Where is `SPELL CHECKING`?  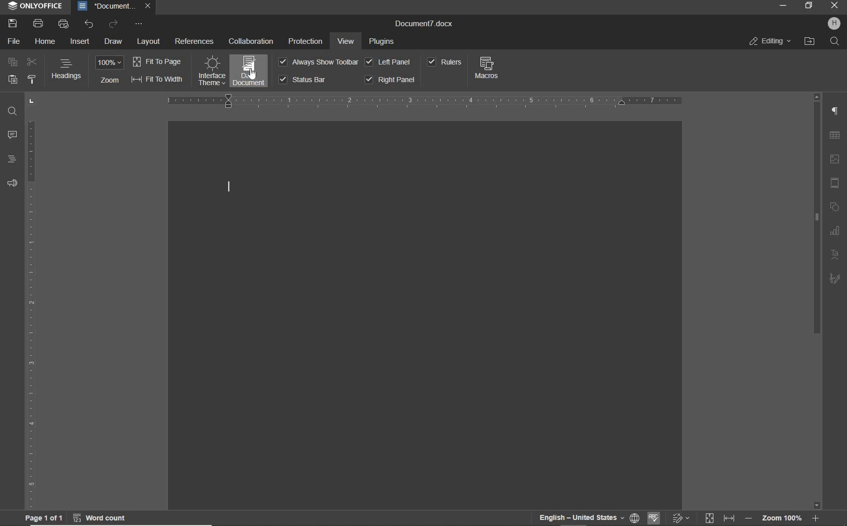
SPELL CHECKING is located at coordinates (654, 517).